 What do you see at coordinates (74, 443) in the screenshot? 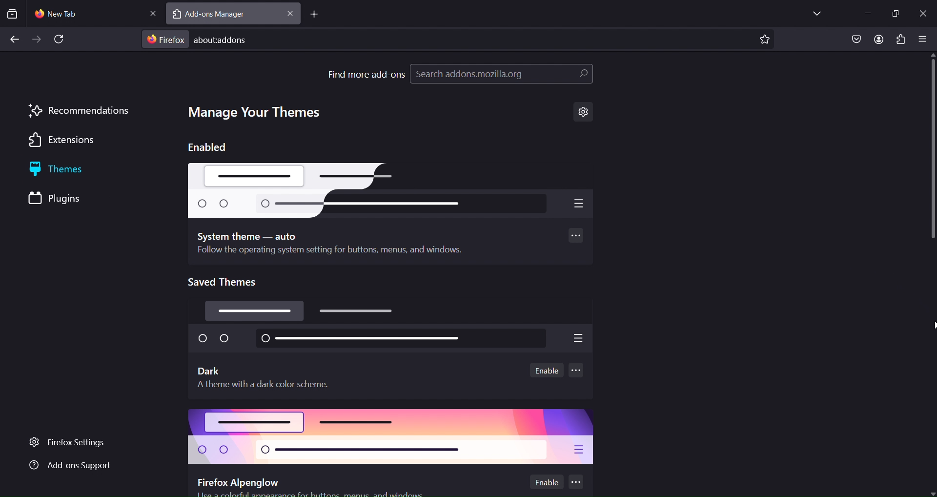
I see `firefox settings` at bounding box center [74, 443].